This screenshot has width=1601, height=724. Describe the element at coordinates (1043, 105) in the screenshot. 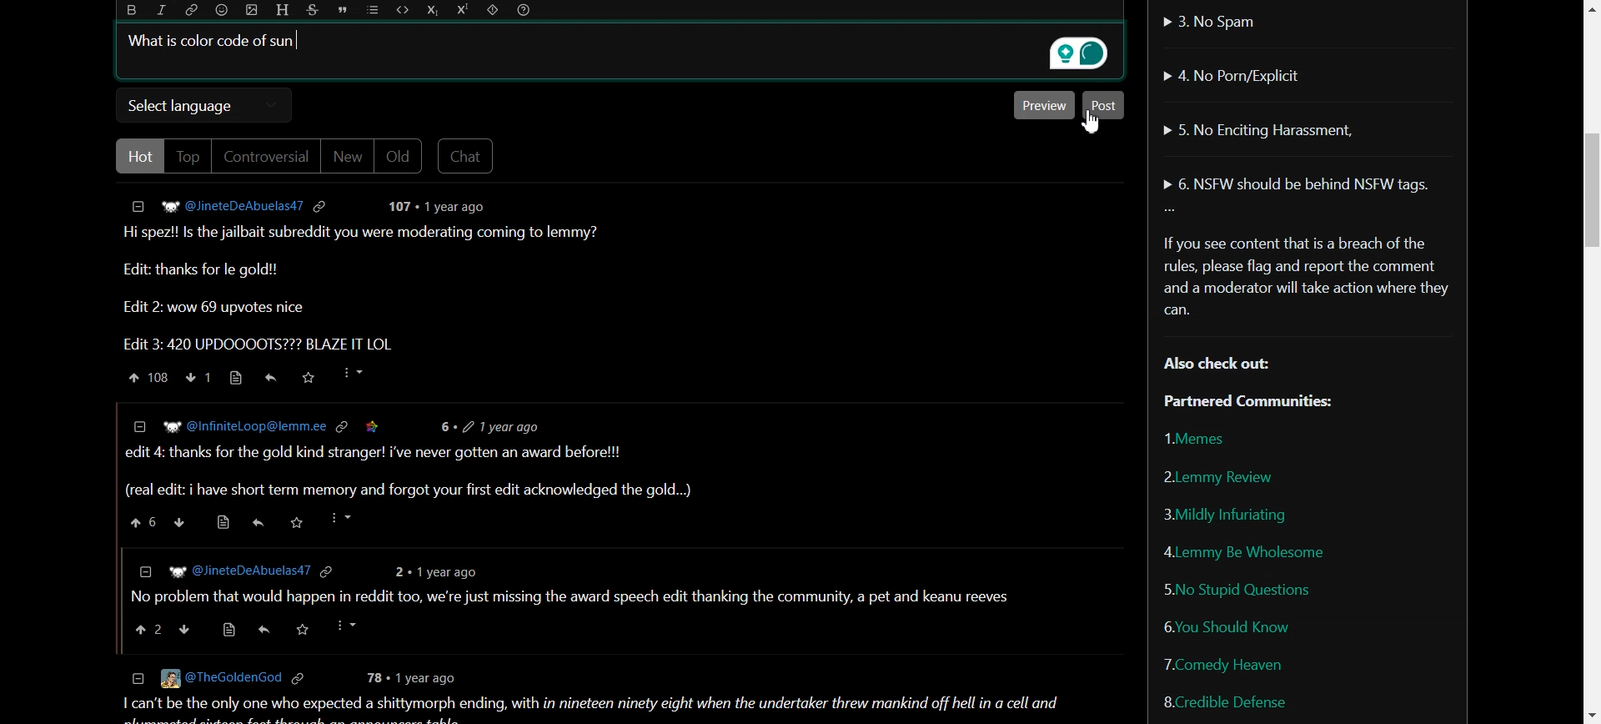

I see `Preview` at that location.